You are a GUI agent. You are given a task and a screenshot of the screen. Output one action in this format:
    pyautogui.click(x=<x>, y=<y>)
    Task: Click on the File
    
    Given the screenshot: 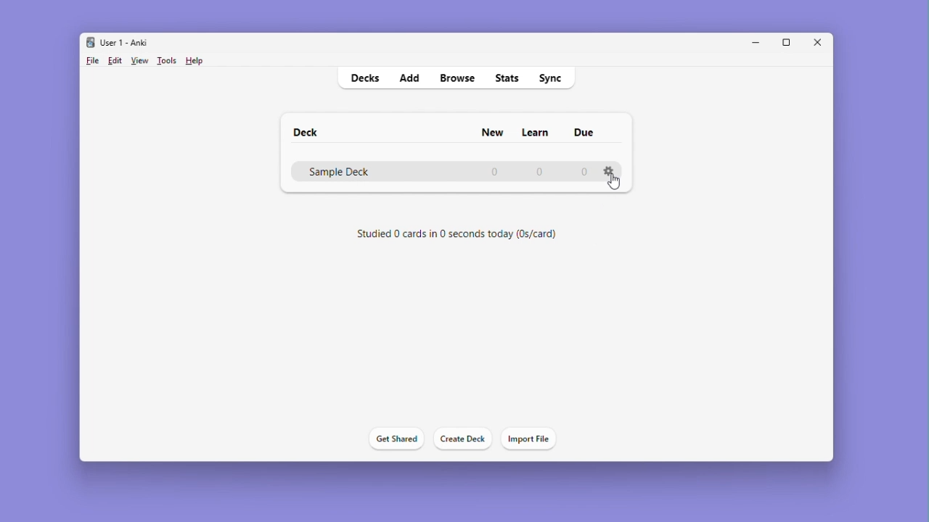 What is the action you would take?
    pyautogui.click(x=92, y=61)
    